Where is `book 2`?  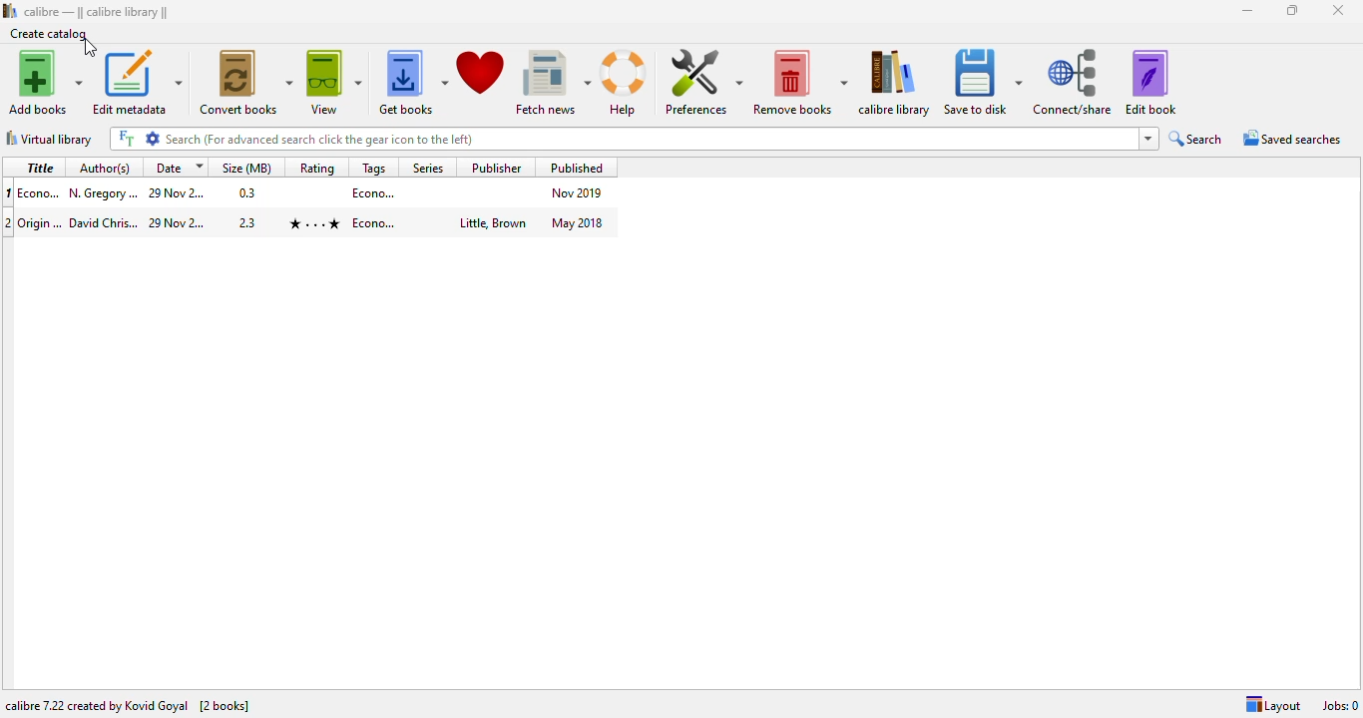
book 2 is located at coordinates (313, 222).